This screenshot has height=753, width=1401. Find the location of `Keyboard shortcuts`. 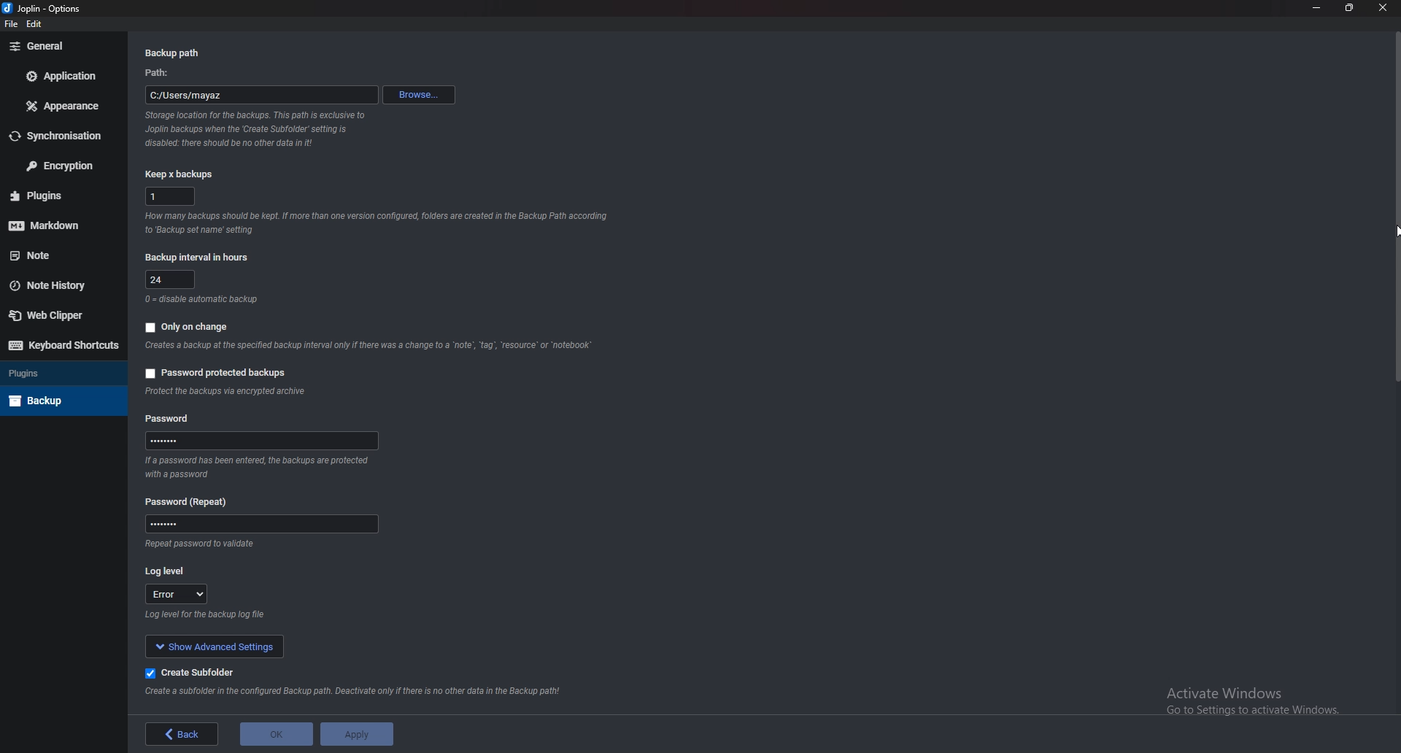

Keyboard shortcuts is located at coordinates (61, 346).